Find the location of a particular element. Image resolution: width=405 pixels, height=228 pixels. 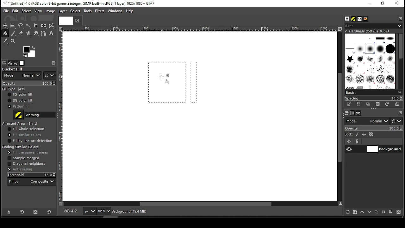

paint brush tool is located at coordinates (13, 33).